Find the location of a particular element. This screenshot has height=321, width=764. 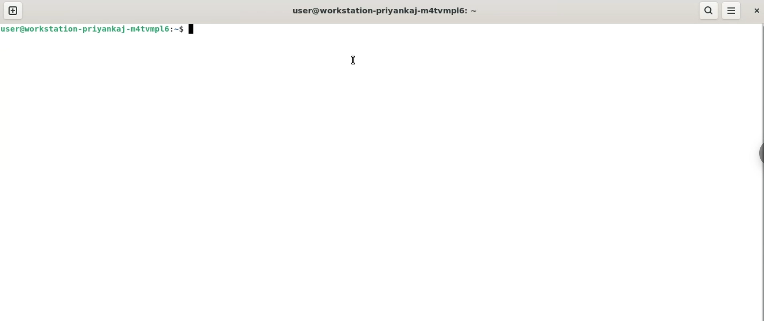

new tab is located at coordinates (12, 10).